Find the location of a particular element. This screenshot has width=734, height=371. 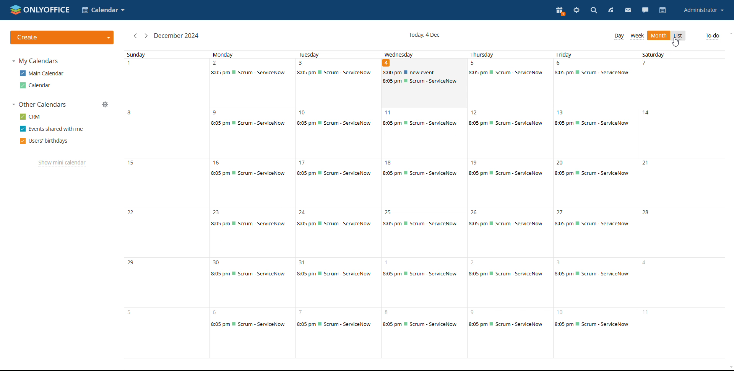

users' birthdays is located at coordinates (44, 141).